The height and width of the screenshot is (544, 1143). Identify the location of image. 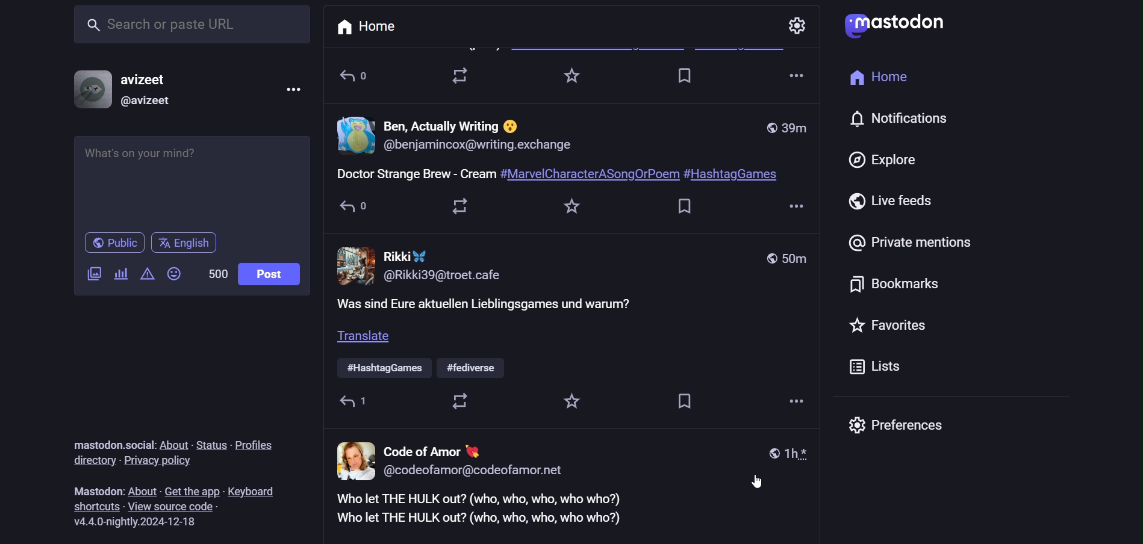
(355, 136).